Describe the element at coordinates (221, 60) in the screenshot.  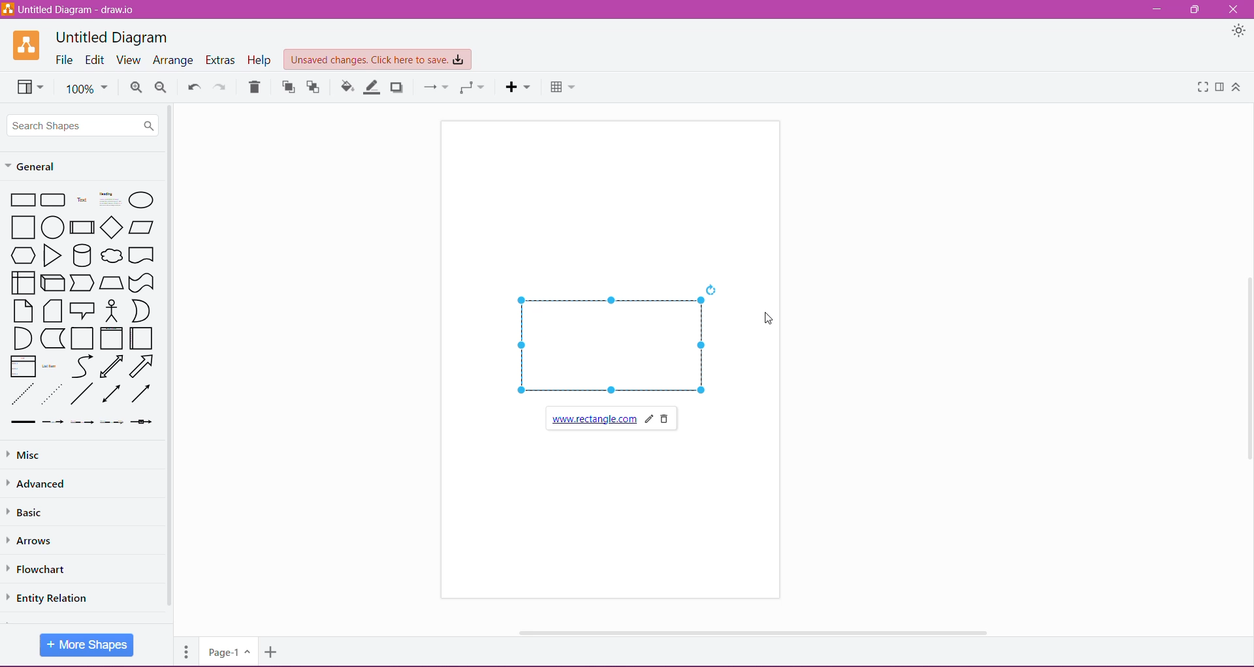
I see `Extras` at that location.